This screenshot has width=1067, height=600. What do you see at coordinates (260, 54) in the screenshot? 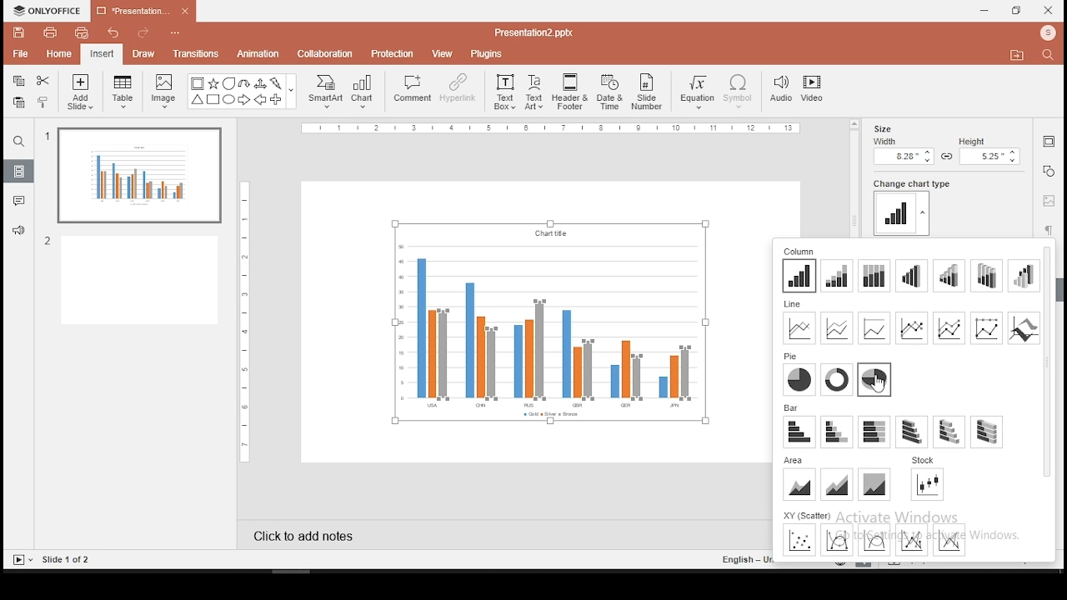
I see `animation` at bounding box center [260, 54].